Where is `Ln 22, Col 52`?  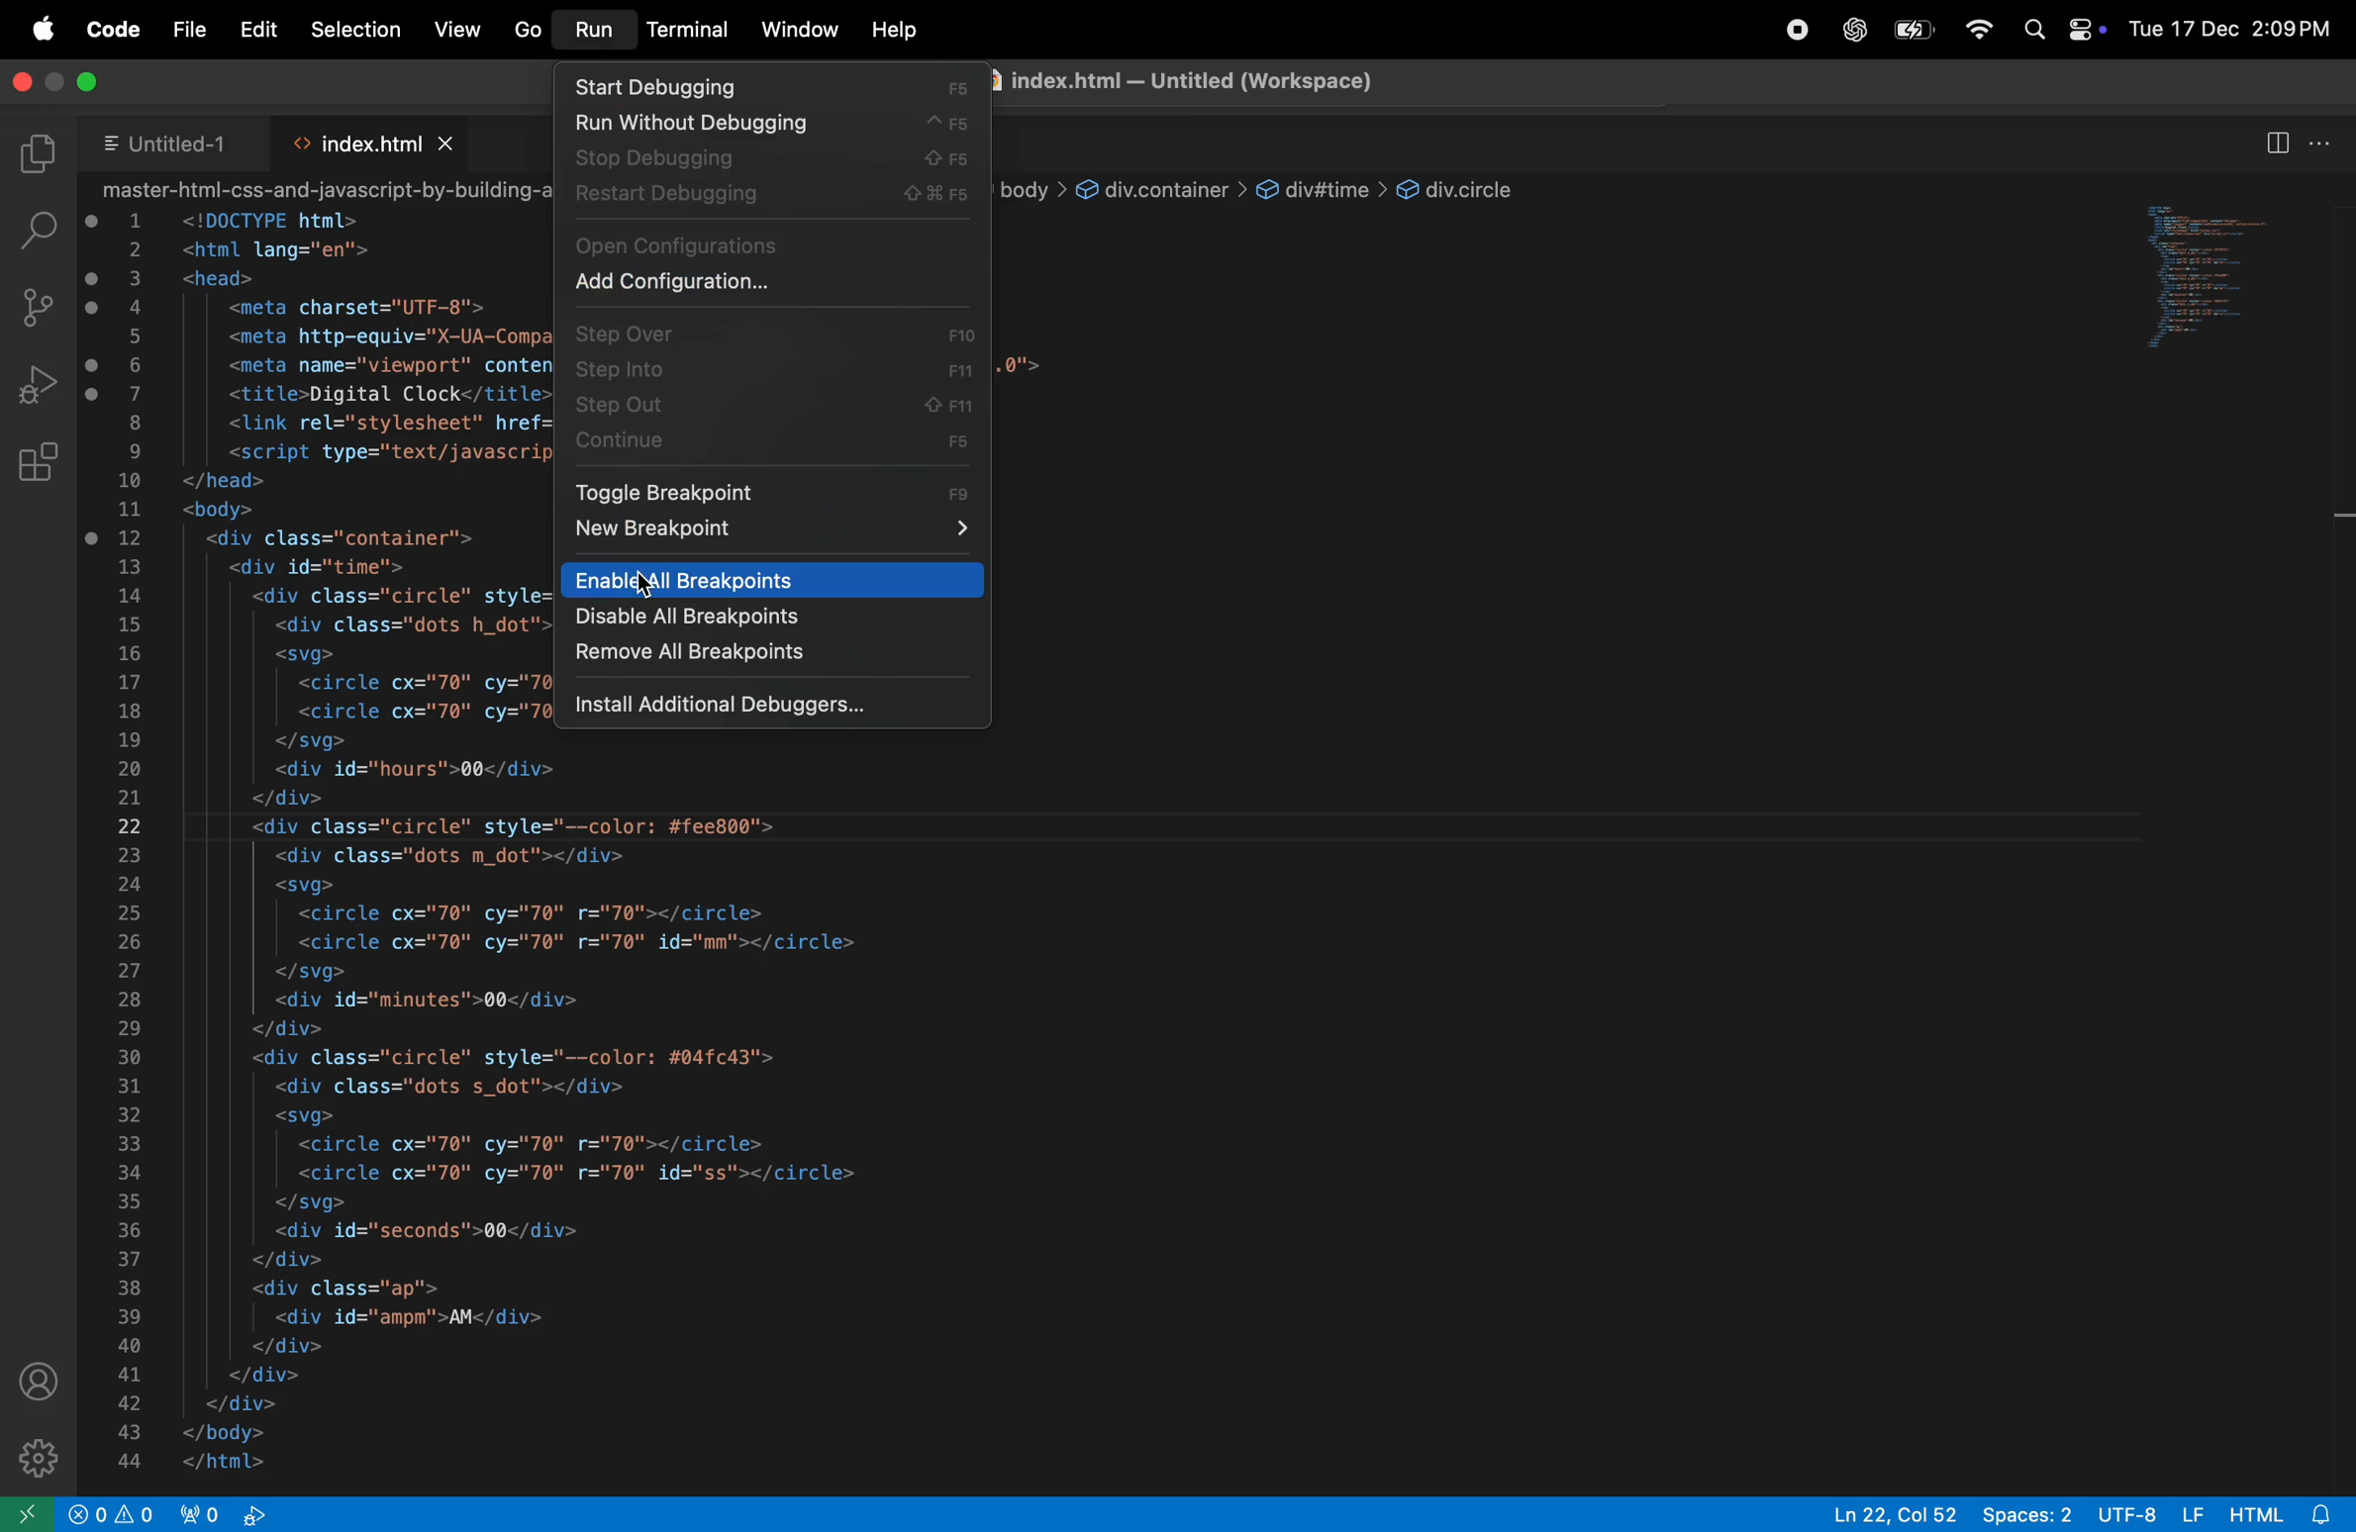
Ln 22, Col 52 is located at coordinates (1887, 1512).